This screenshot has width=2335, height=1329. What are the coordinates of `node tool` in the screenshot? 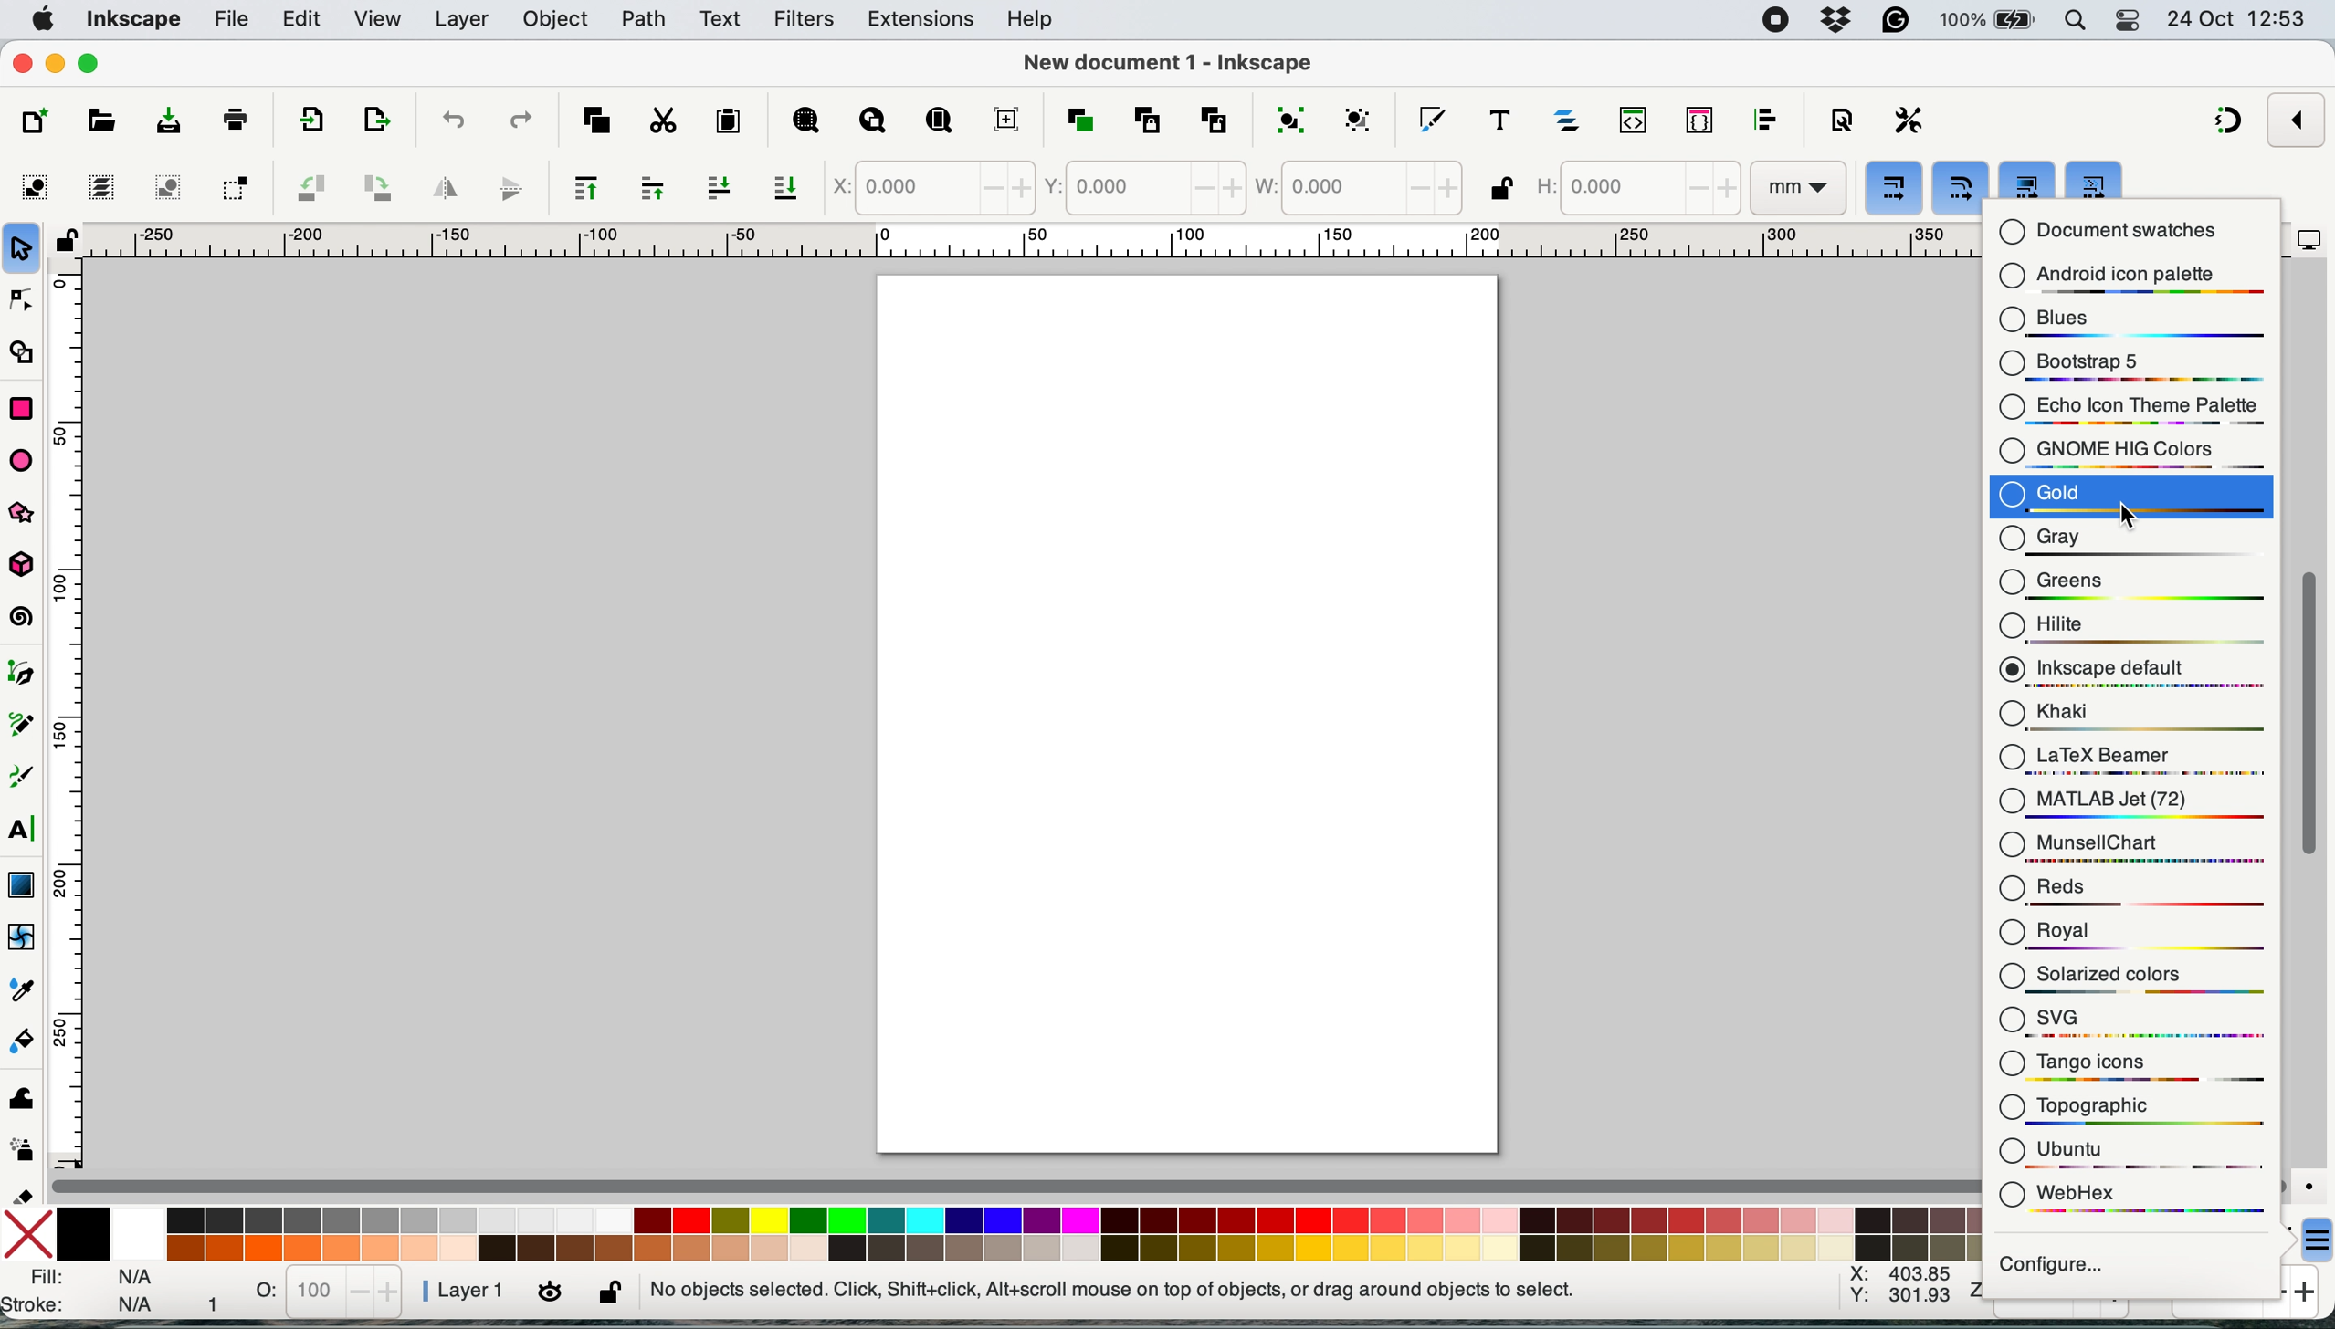 It's located at (26, 298).